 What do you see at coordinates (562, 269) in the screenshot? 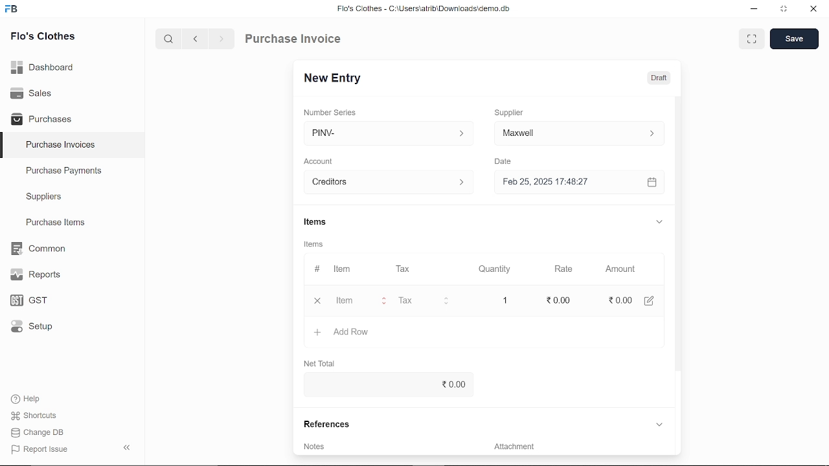
I see `Rate` at bounding box center [562, 269].